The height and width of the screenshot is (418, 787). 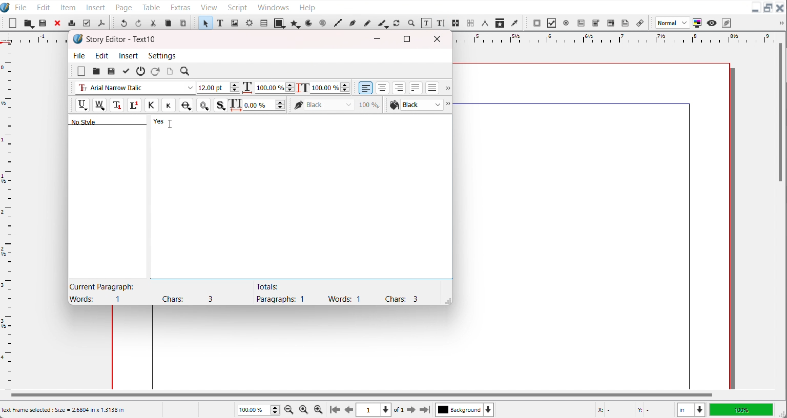 I want to click on PDF Check Button, so click(x=551, y=23).